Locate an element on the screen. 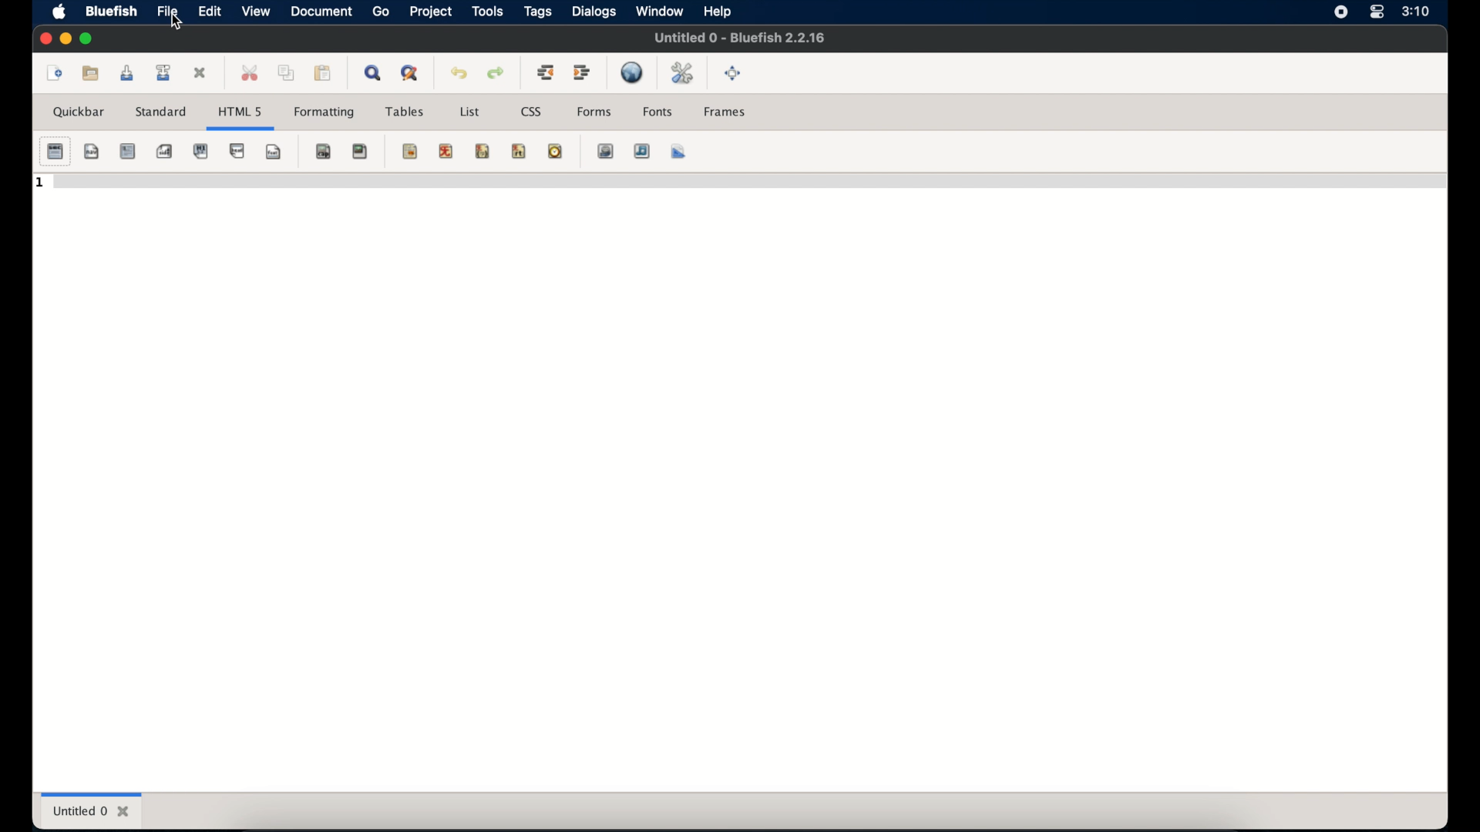 The image size is (1480, 832). tables is located at coordinates (405, 112).